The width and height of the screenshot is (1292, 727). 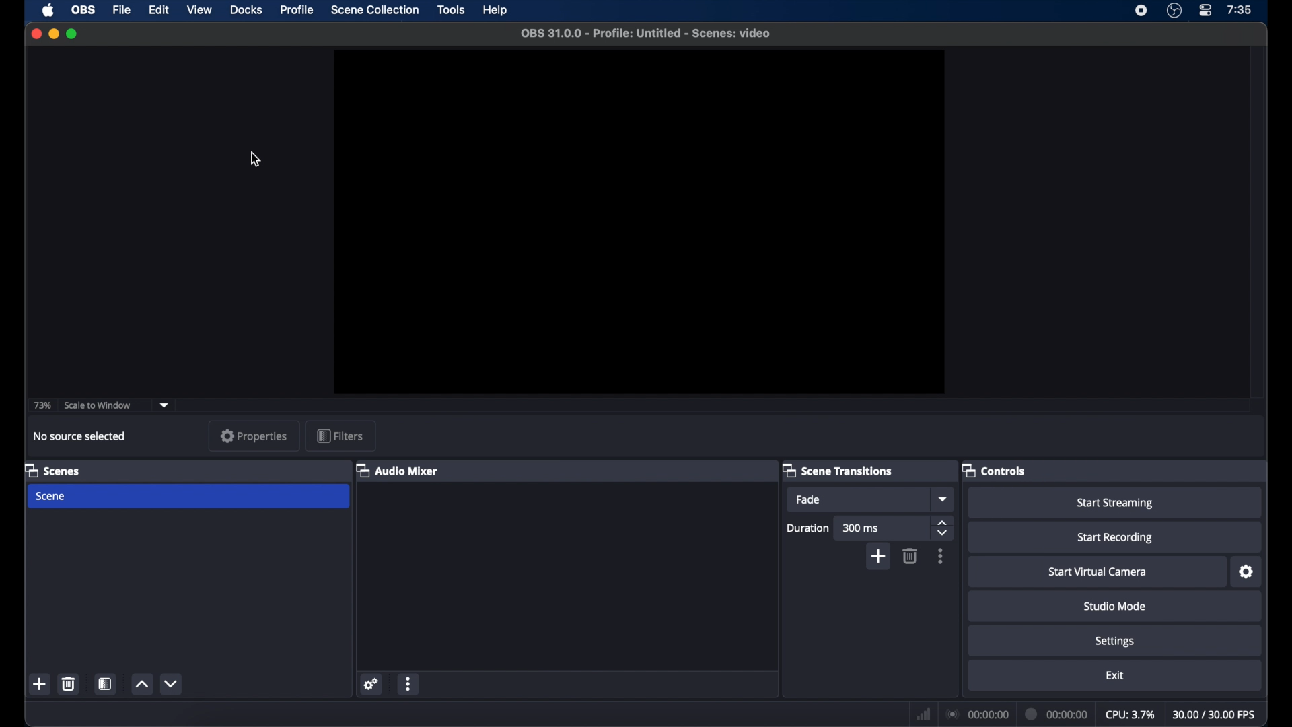 I want to click on increment, so click(x=143, y=683).